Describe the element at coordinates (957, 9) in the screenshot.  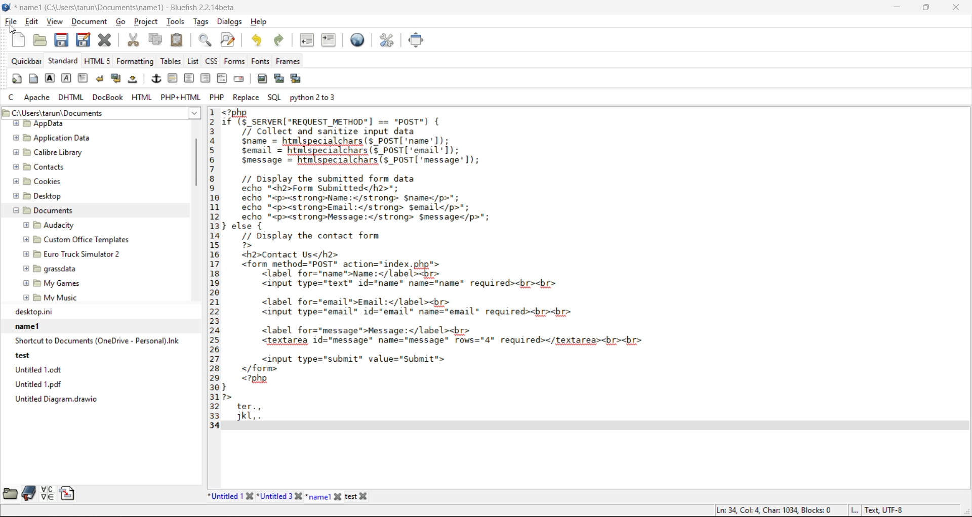
I see `close` at that location.